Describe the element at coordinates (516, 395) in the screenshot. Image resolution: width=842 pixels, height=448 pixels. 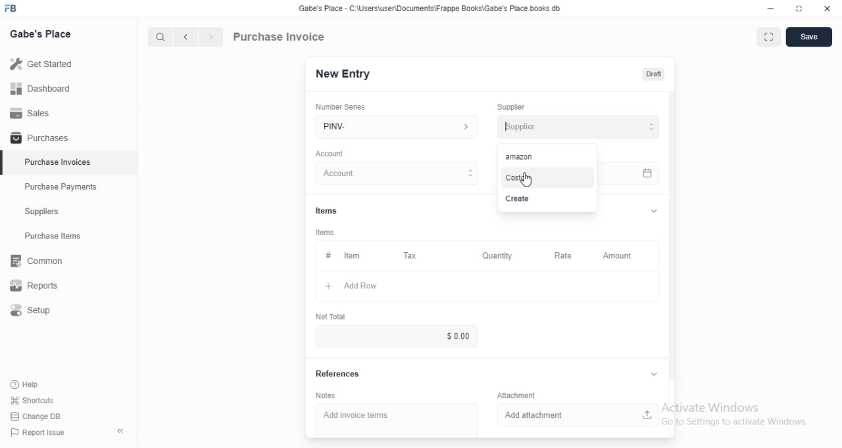
I see `Attachment` at that location.